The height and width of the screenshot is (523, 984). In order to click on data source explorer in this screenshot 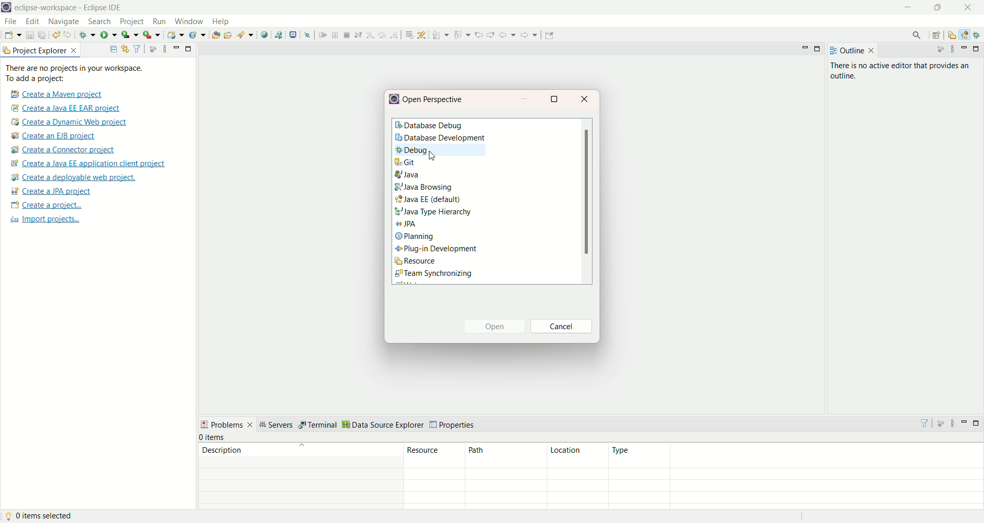, I will do `click(384, 424)`.